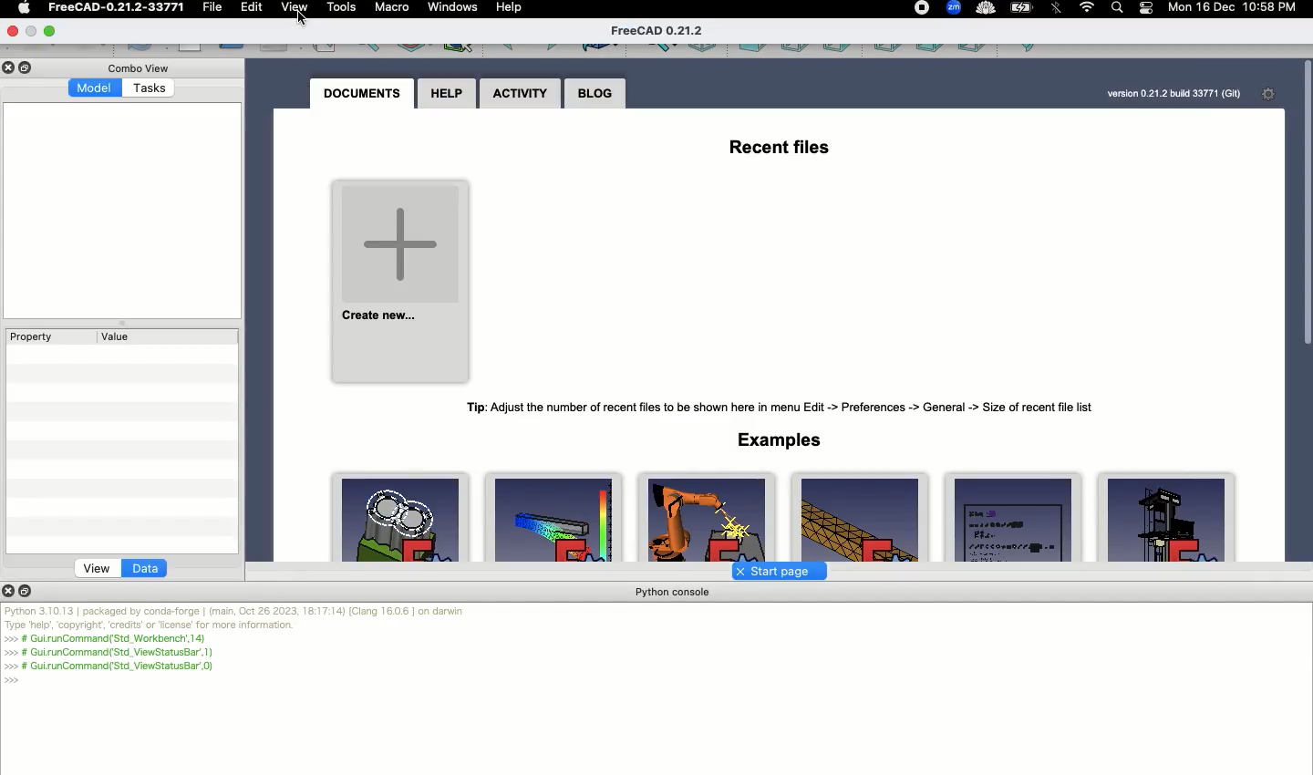 Image resolution: width=1313 pixels, height=775 pixels. I want to click on Tasks, so click(151, 90).